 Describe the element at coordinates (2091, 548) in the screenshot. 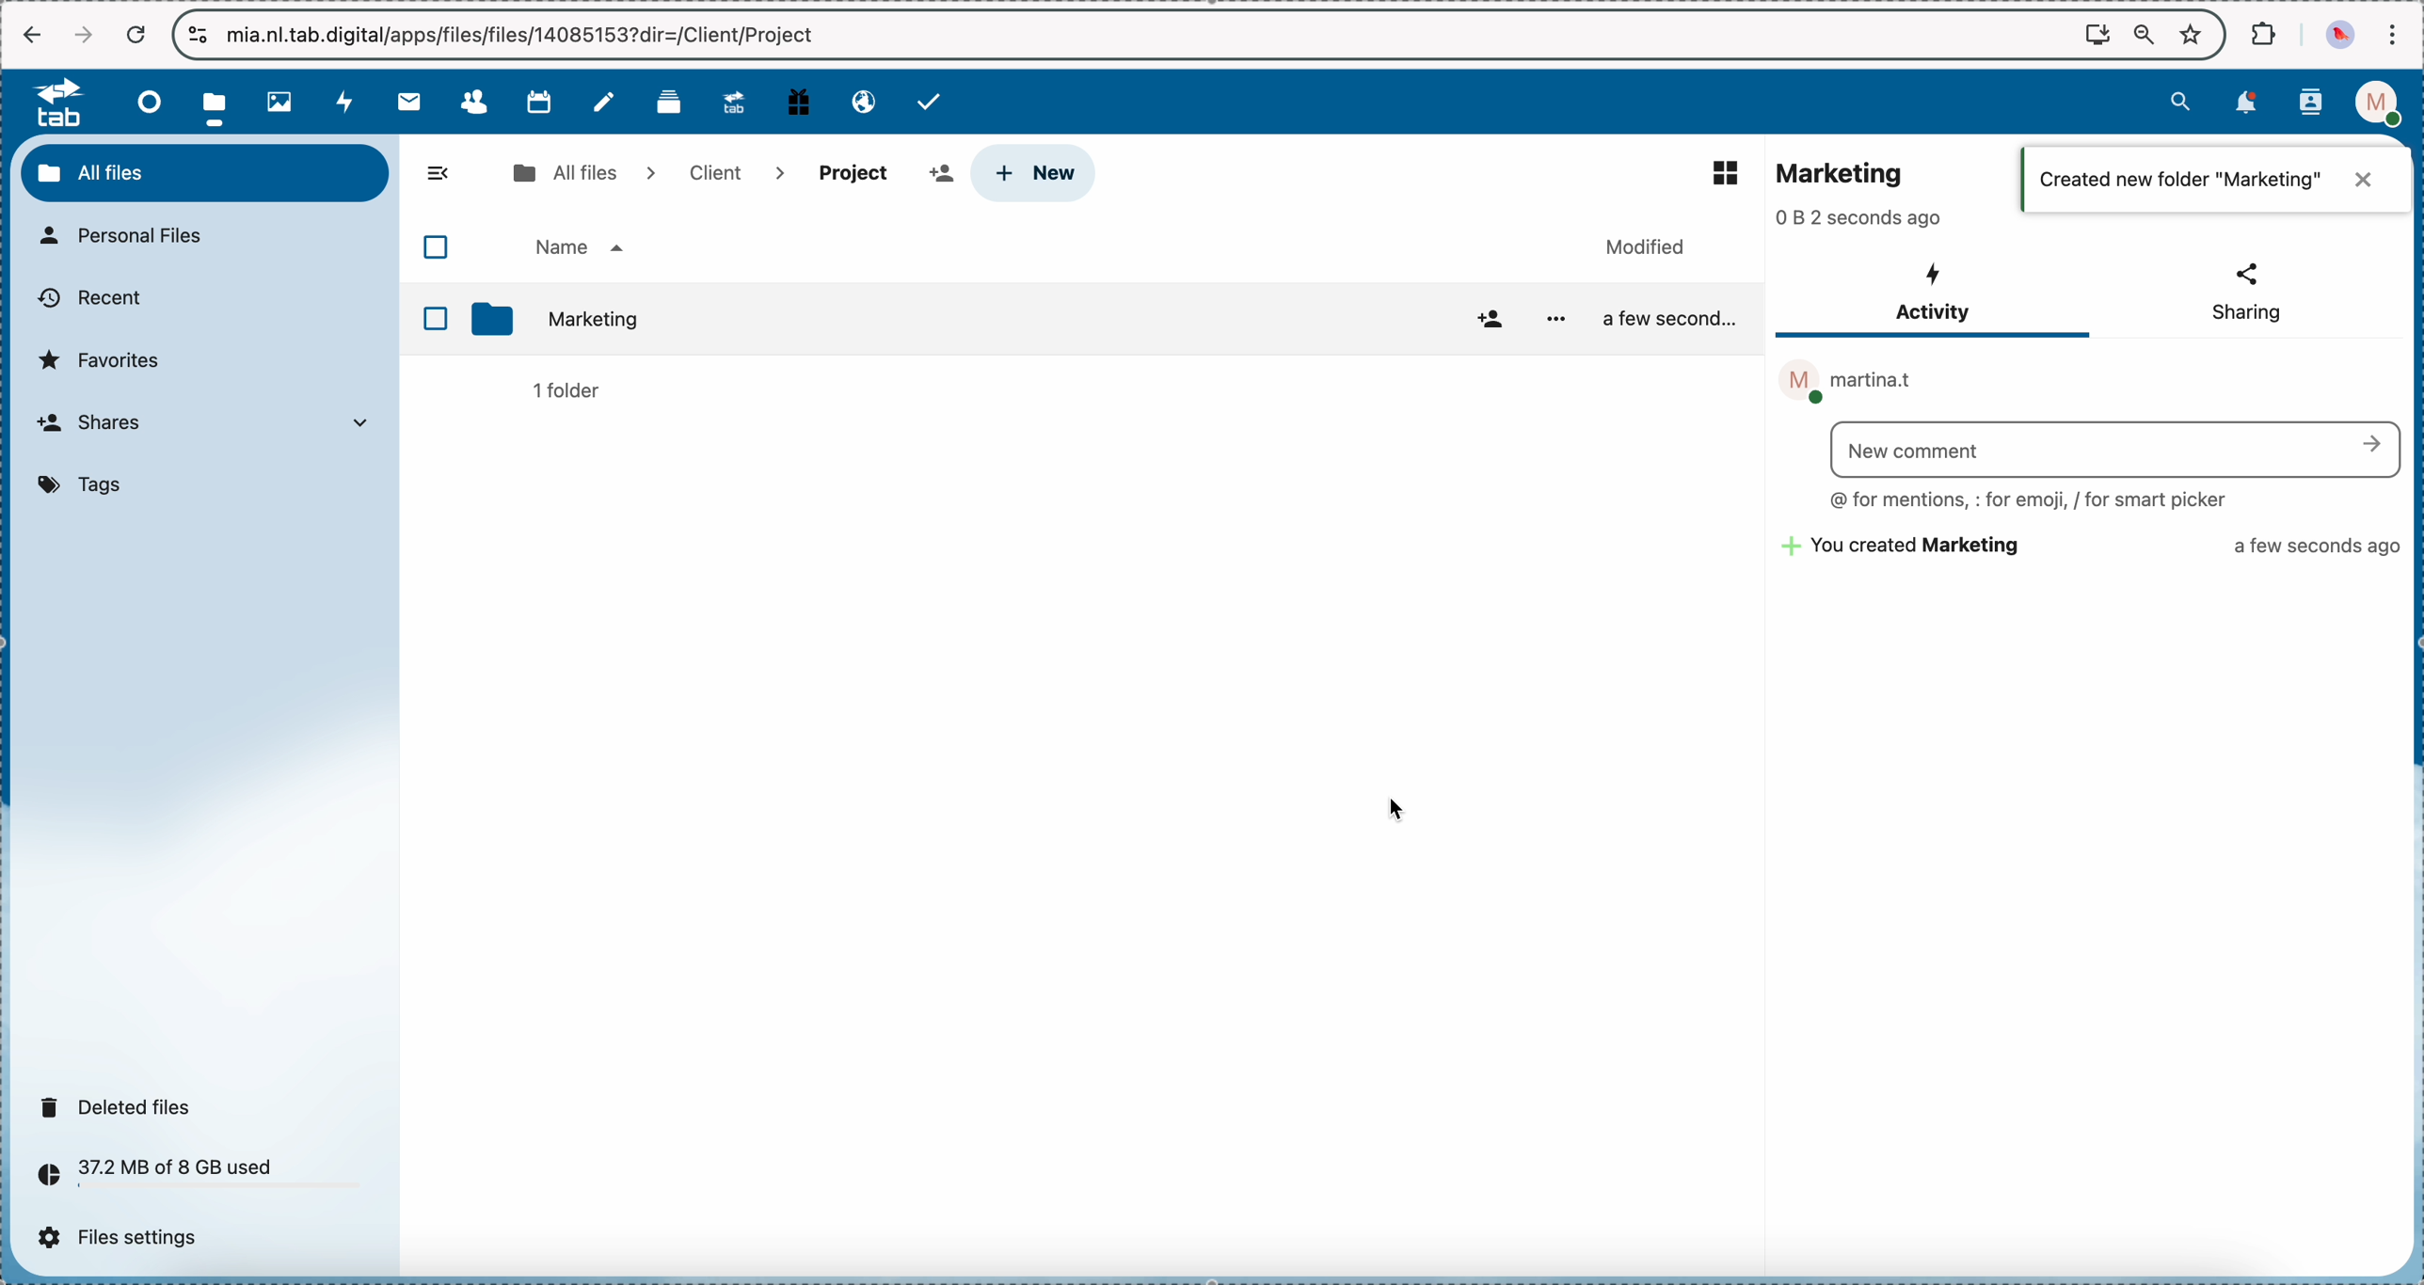

I see `activity folder` at that location.